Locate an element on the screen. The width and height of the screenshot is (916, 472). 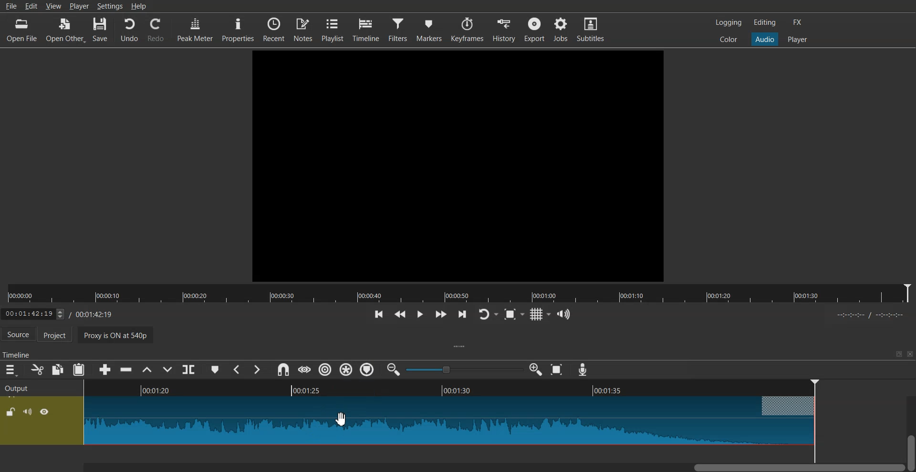
Jobs is located at coordinates (562, 30).